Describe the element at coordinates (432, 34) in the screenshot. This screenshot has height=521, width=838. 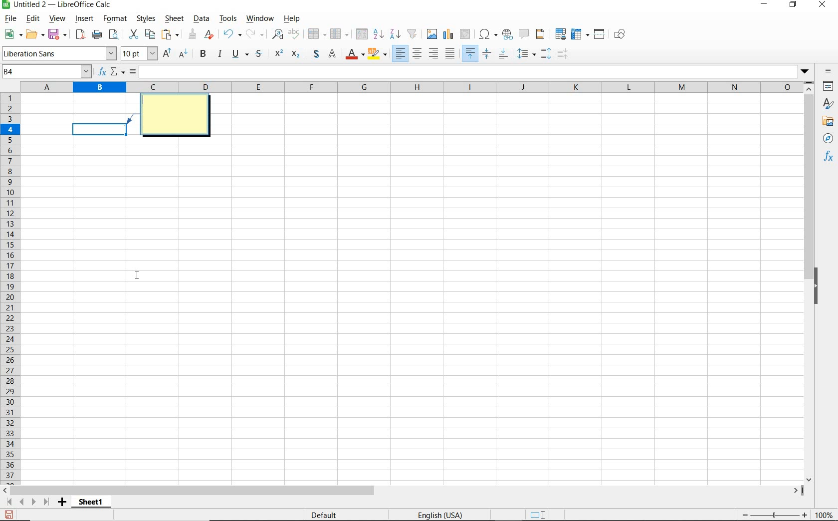
I see `insert image` at that location.